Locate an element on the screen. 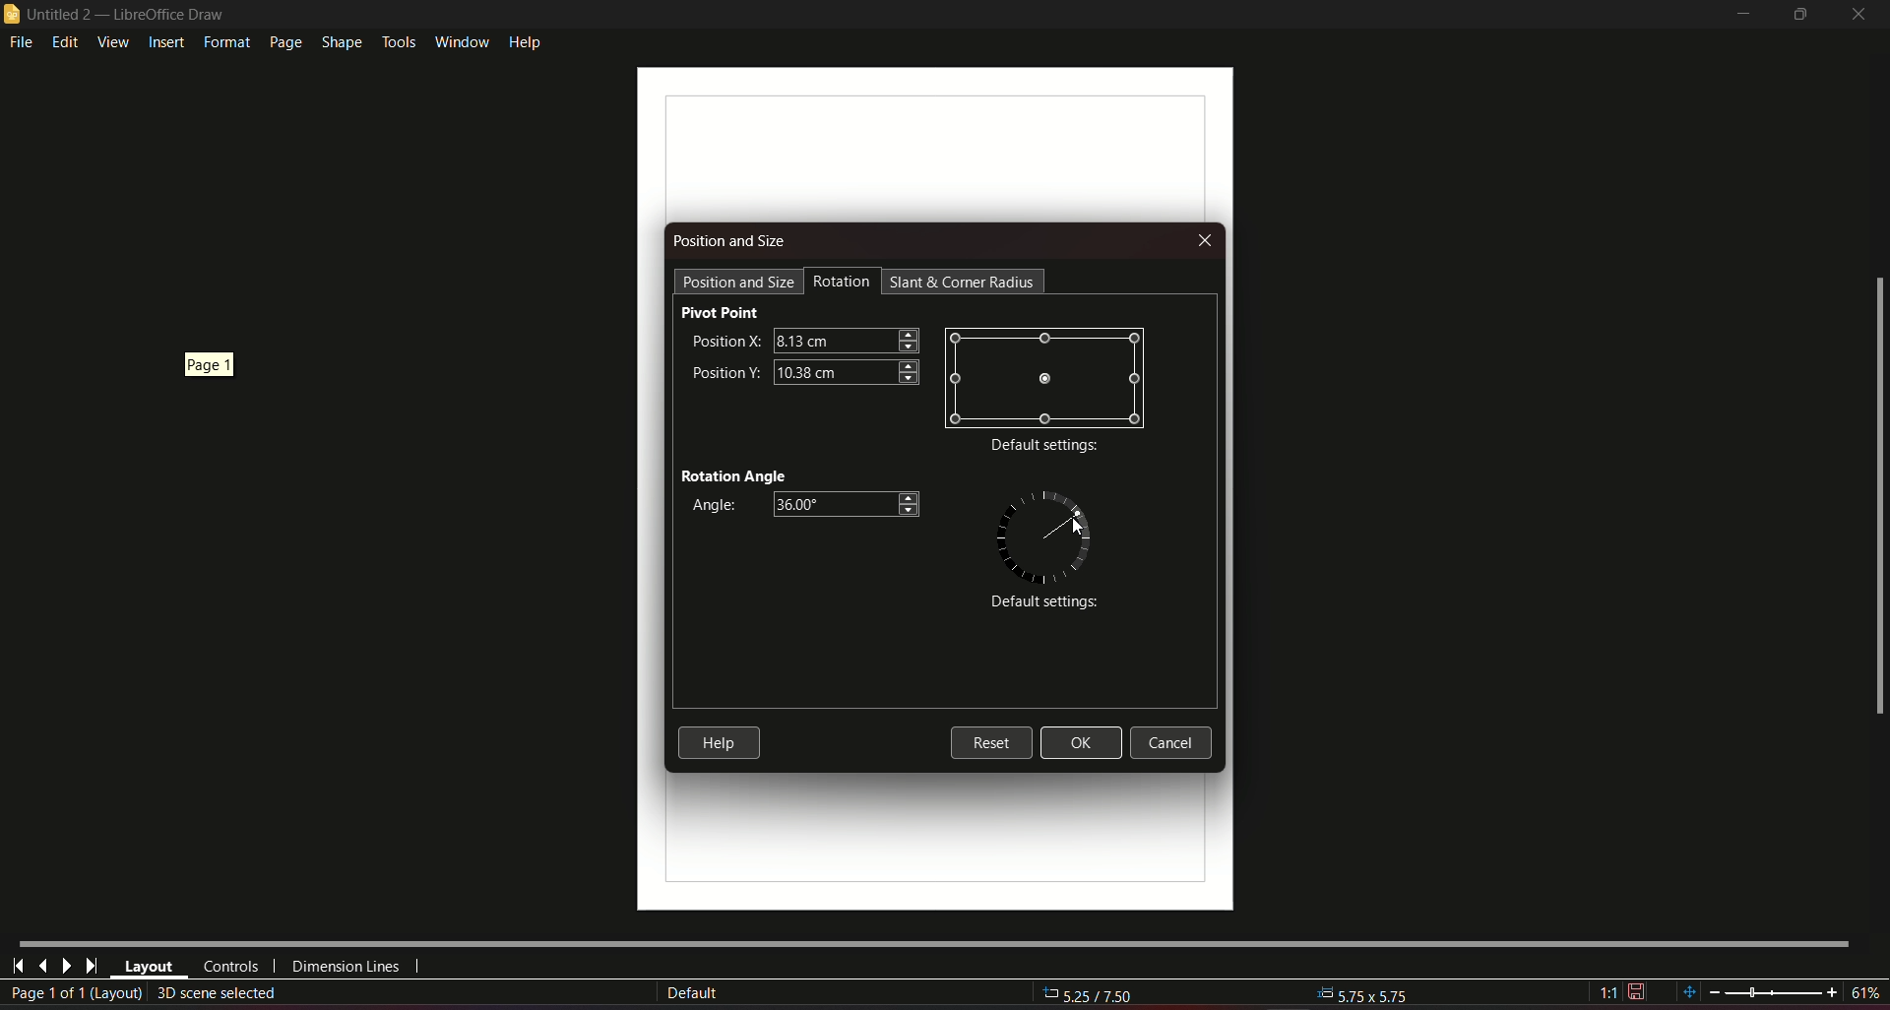 Image resolution: width=1890 pixels, height=1010 pixels. next page is located at coordinates (66, 966).